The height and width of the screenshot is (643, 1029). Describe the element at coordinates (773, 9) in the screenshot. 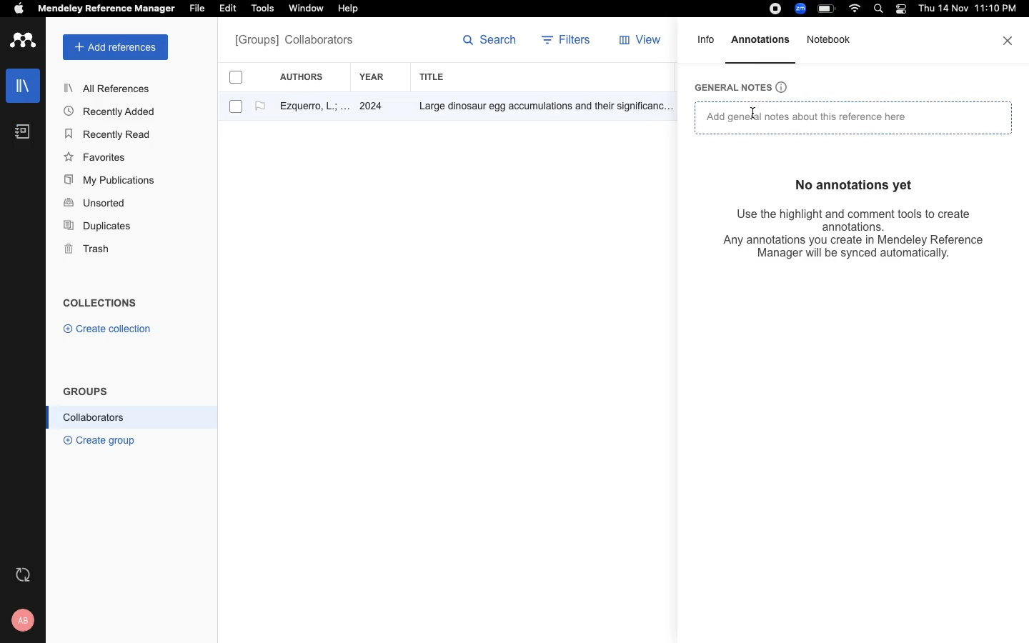

I see `recording` at that location.